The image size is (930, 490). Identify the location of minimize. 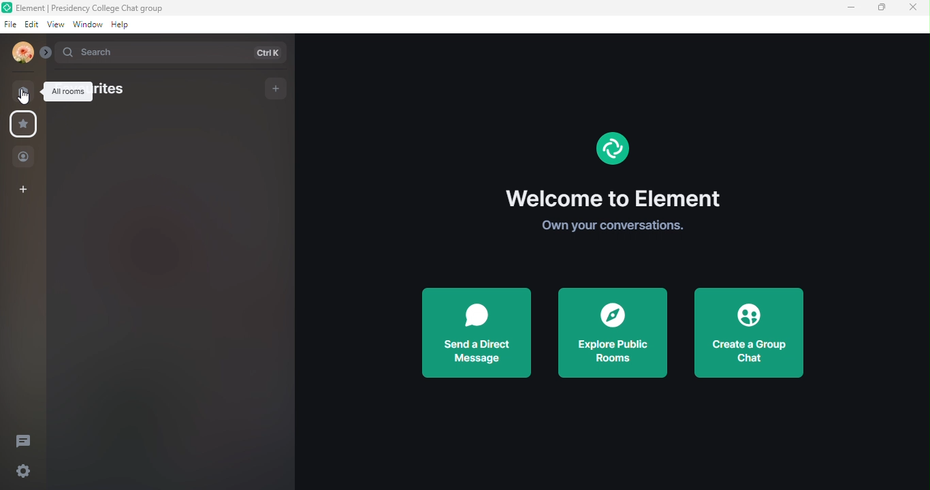
(852, 9).